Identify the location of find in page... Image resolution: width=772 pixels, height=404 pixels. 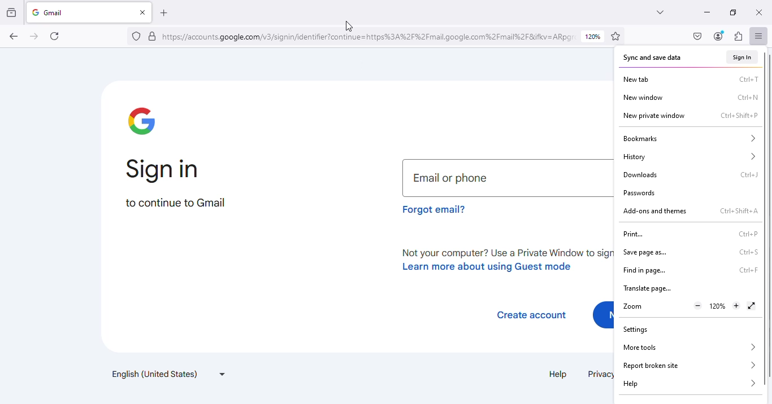
(645, 271).